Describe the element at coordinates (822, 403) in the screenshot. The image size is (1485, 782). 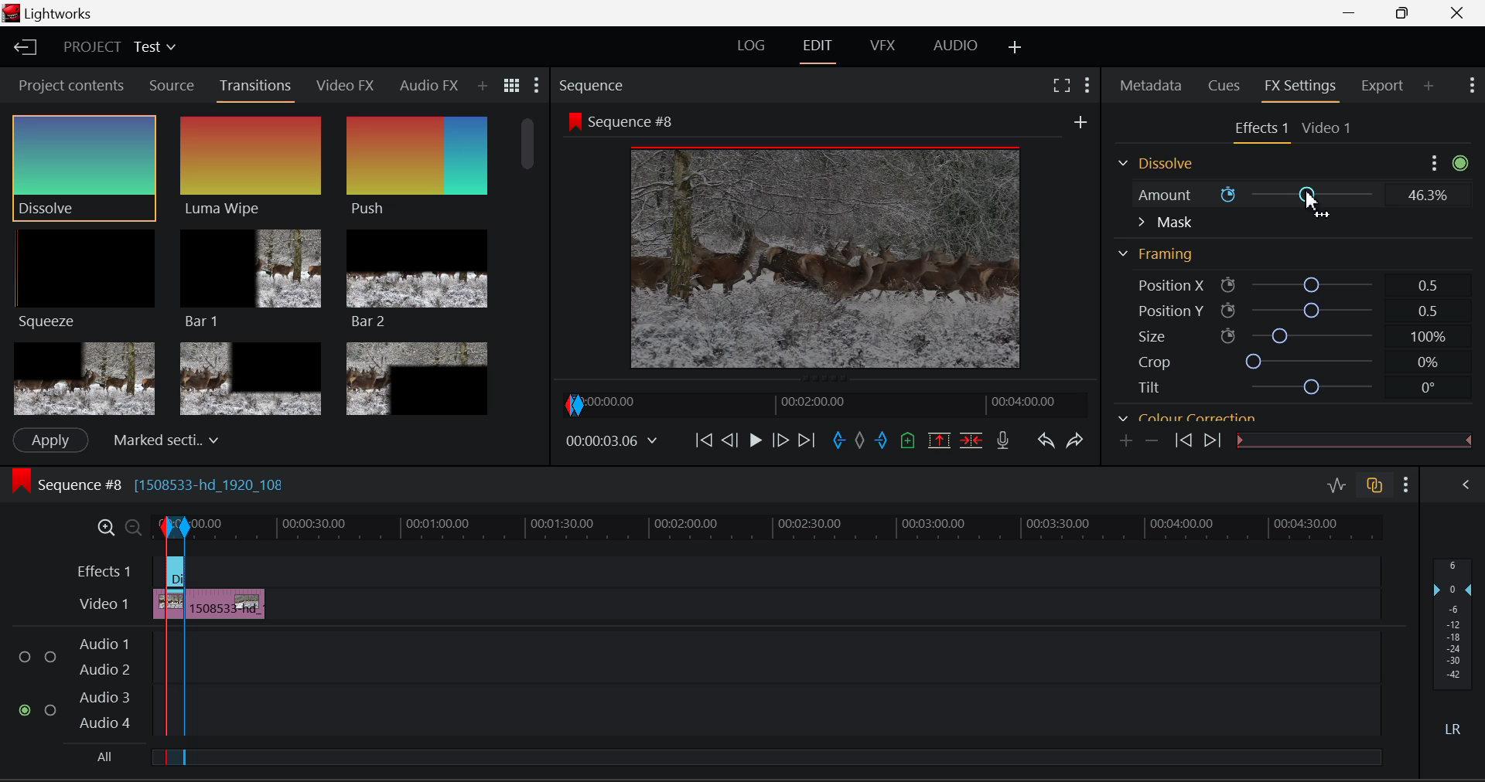
I see `Project Timeline Navigator` at that location.